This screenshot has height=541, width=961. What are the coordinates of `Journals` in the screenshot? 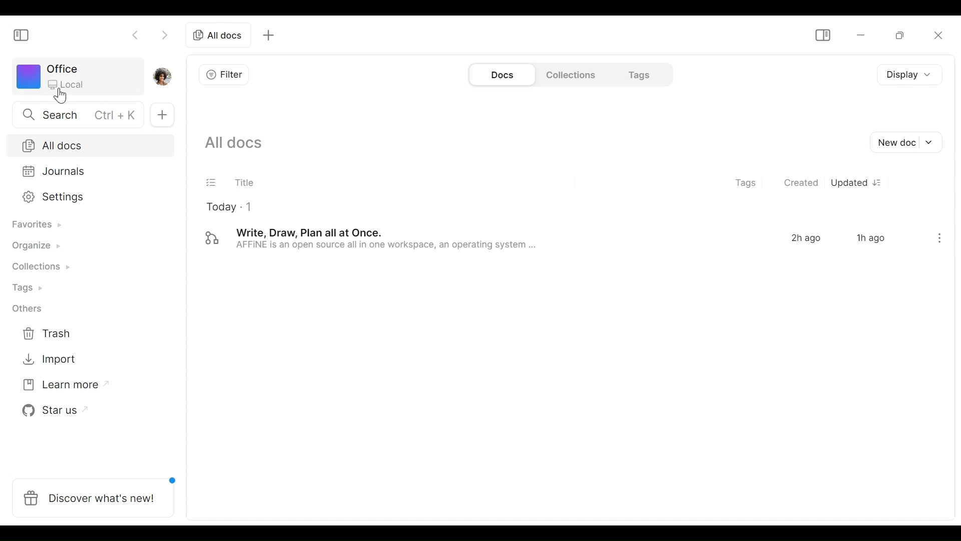 It's located at (85, 171).